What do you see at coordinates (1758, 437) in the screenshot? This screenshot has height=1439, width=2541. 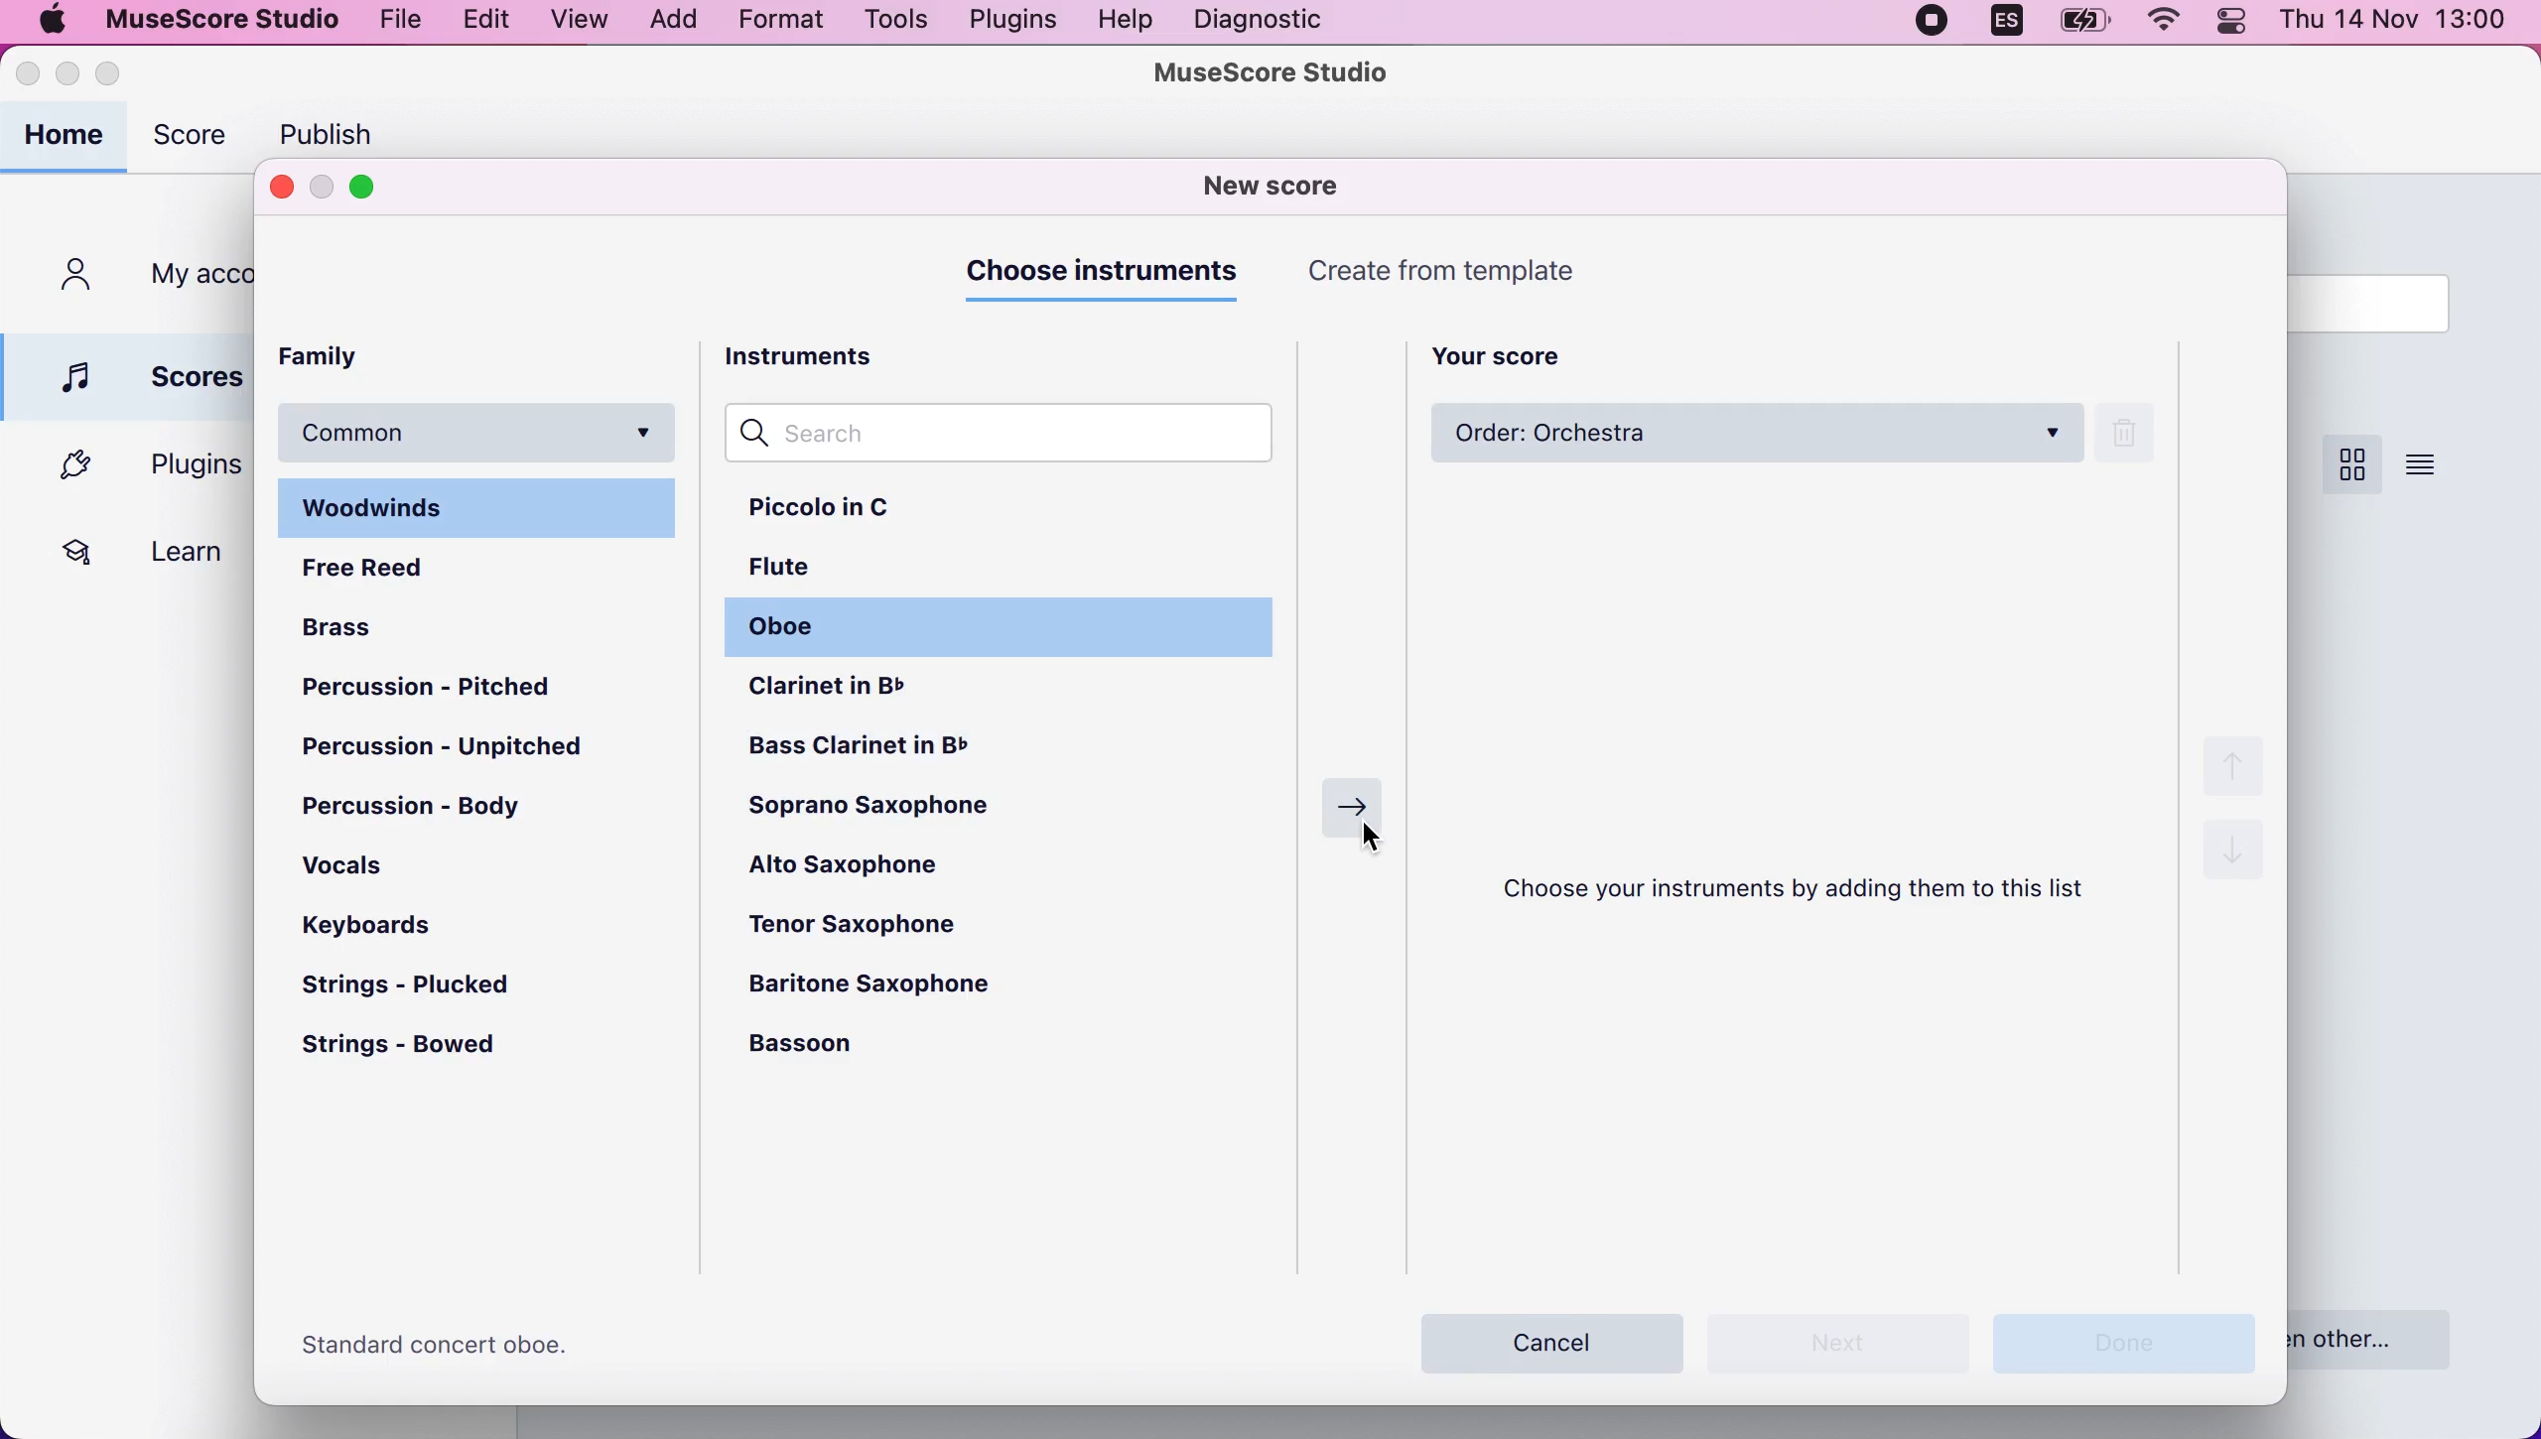 I see `order:orchestra` at bounding box center [1758, 437].